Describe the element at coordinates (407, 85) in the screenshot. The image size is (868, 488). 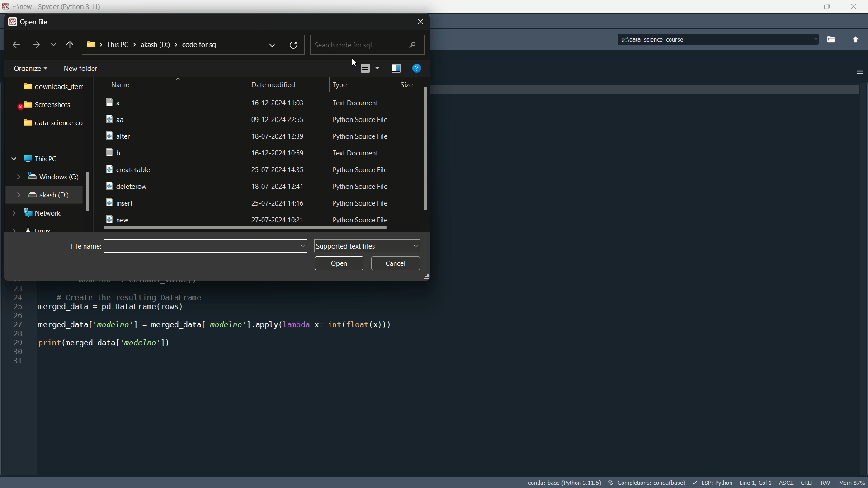
I see `size` at that location.